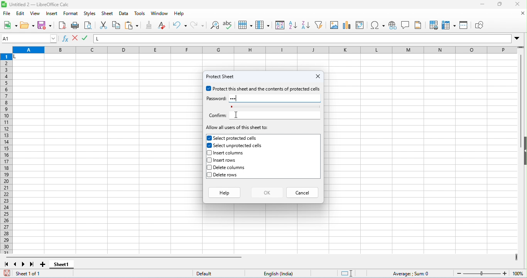 Image resolution: width=527 pixels, height=278 pixels. Describe the element at coordinates (32, 264) in the screenshot. I see `last sheet` at that location.